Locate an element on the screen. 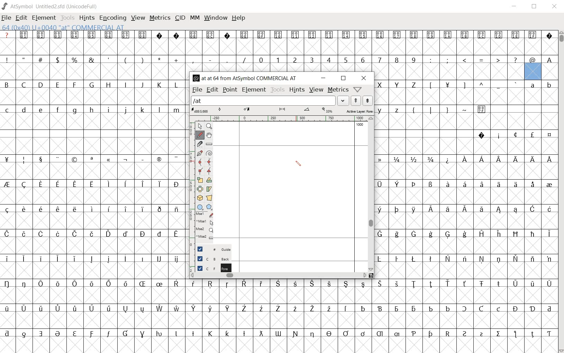 The width and height of the screenshot is (564, 353). TOOLS is located at coordinates (67, 18).